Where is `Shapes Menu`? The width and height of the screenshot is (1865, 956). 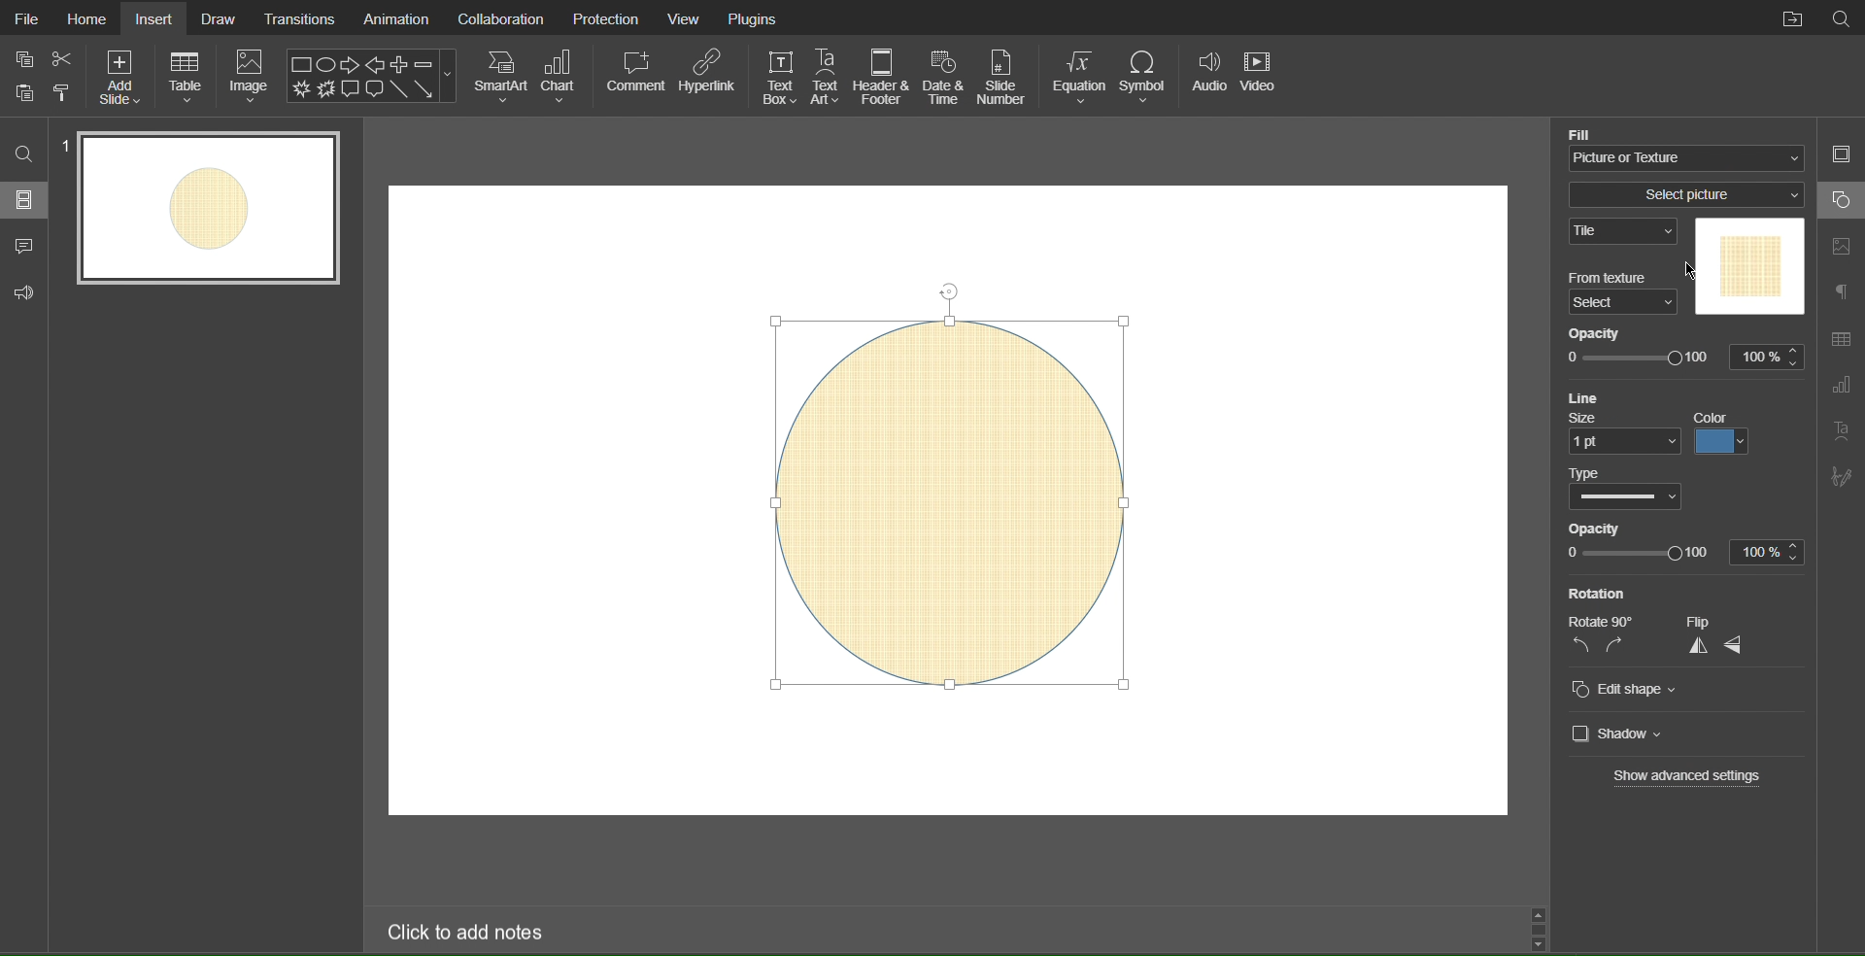
Shapes Menu is located at coordinates (371, 76).